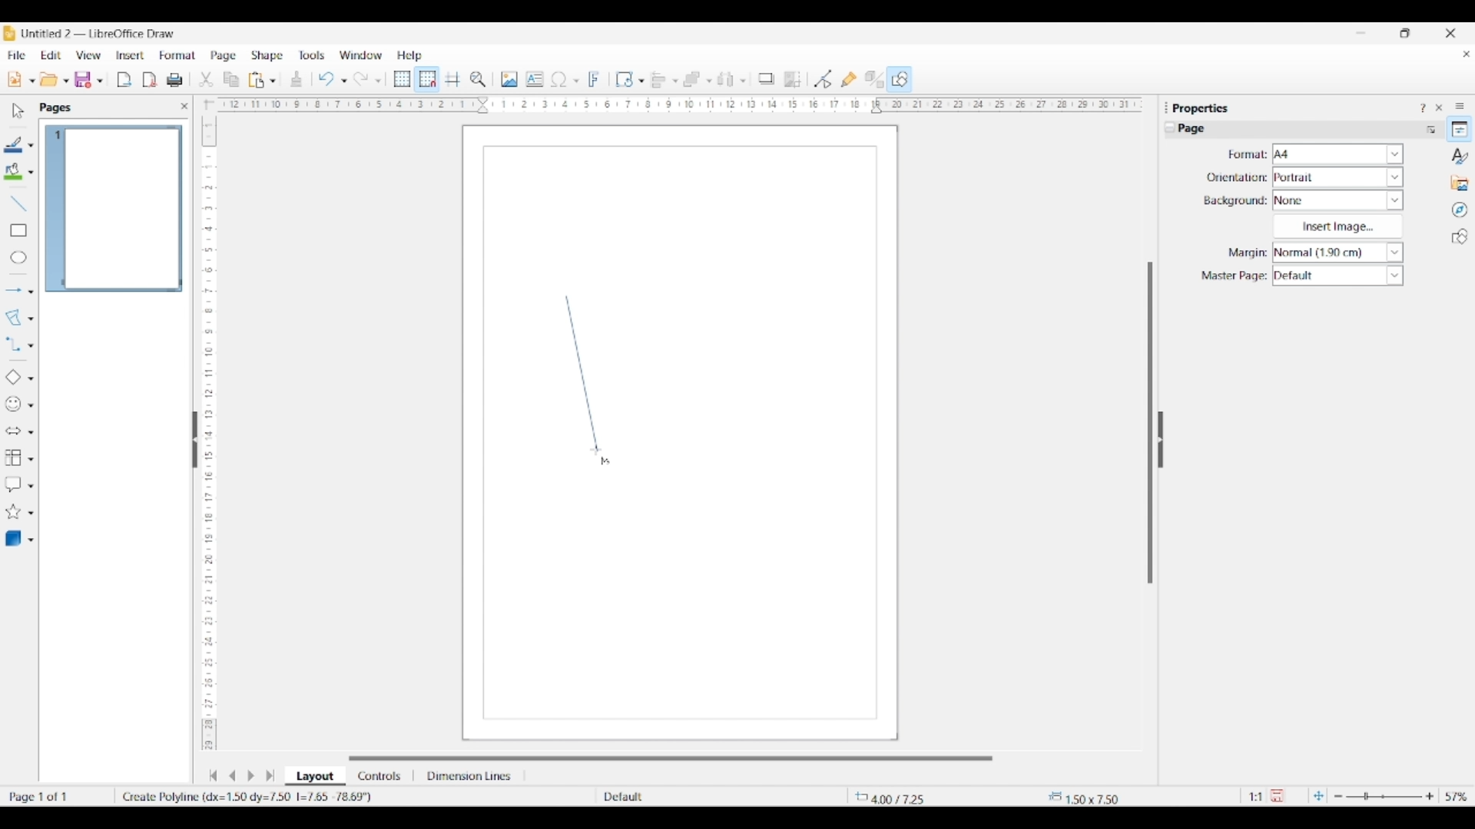 The height and width of the screenshot is (829, 1475). Describe the element at coordinates (478, 80) in the screenshot. I see `Zoom and pan` at that location.